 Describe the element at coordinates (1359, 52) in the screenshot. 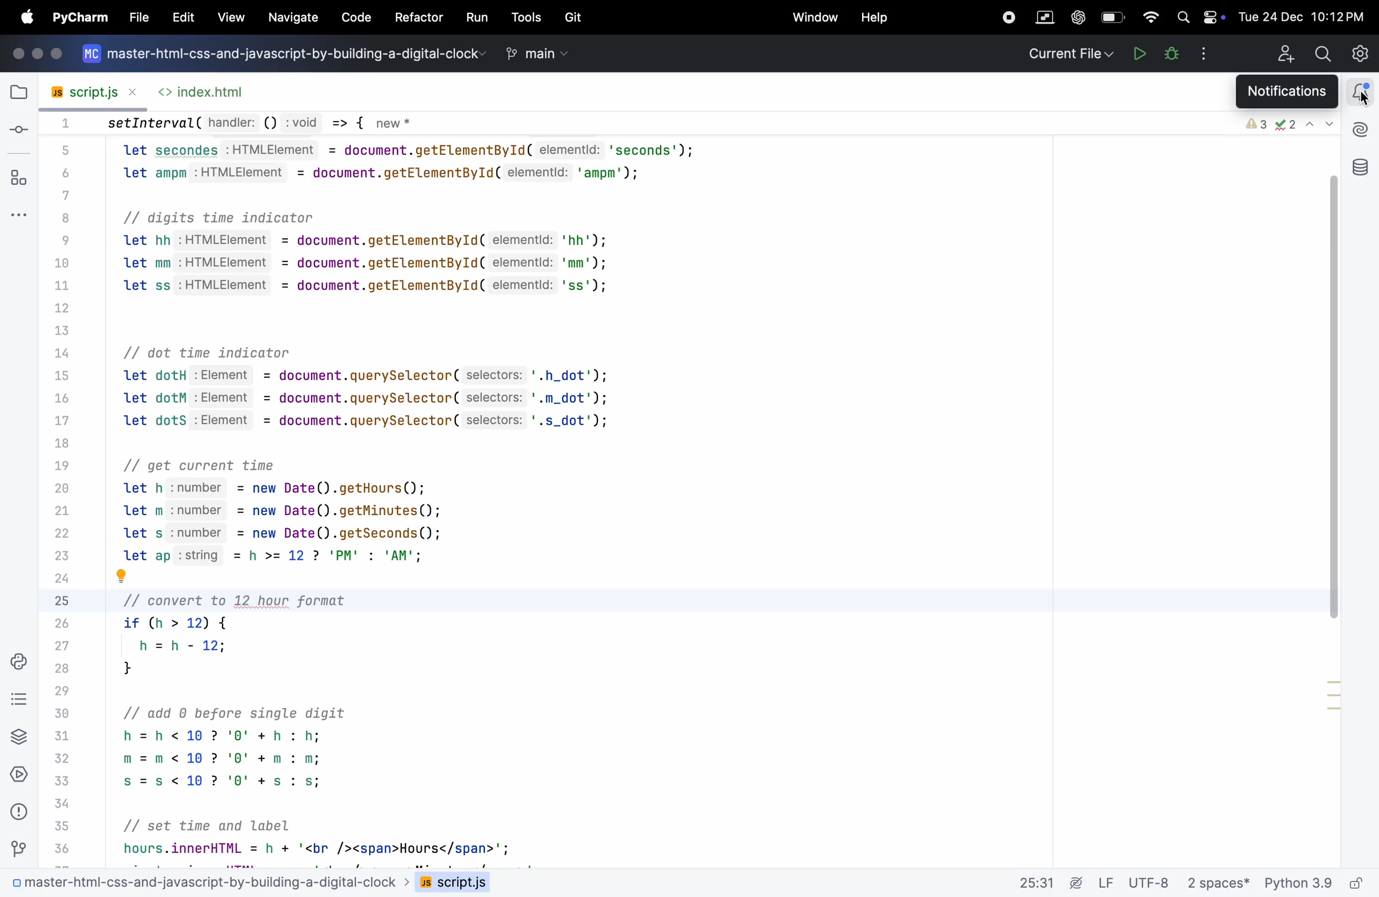

I see `settings` at that location.